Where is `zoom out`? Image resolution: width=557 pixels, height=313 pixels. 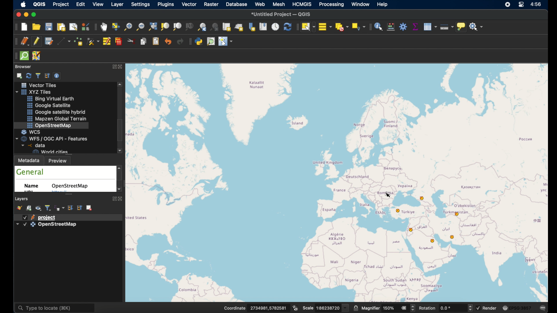 zoom out is located at coordinates (140, 26).